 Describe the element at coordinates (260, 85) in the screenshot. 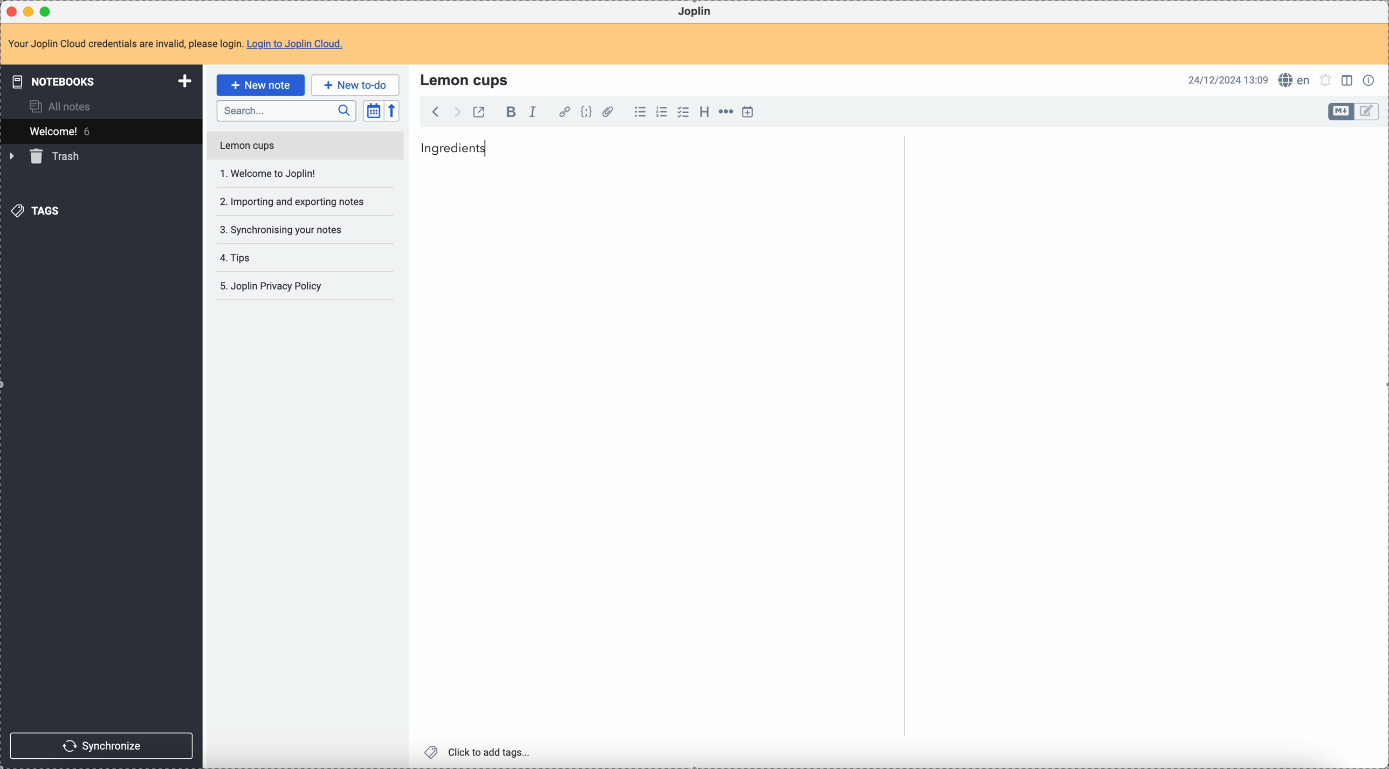

I see `click on new note` at that location.